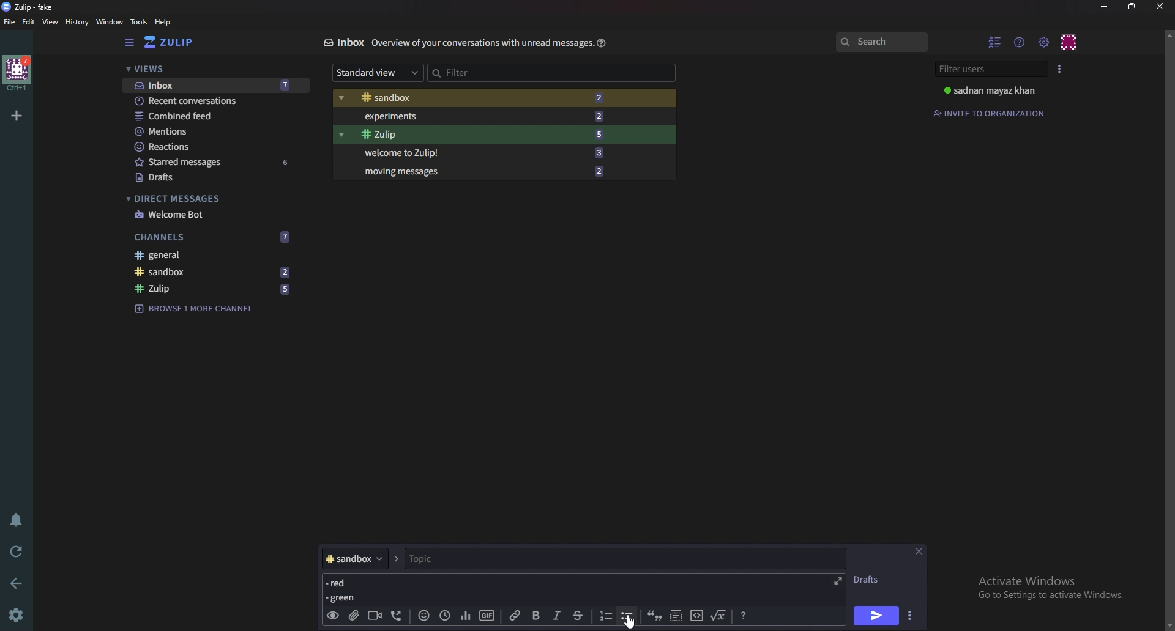 The height and width of the screenshot is (631, 1175). Describe the element at coordinates (216, 161) in the screenshot. I see `Starred messages` at that location.